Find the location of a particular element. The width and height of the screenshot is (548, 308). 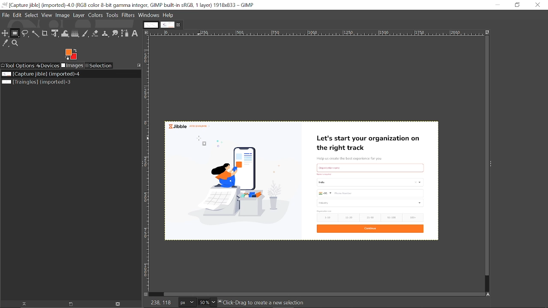

unified transform tool is located at coordinates (54, 33).